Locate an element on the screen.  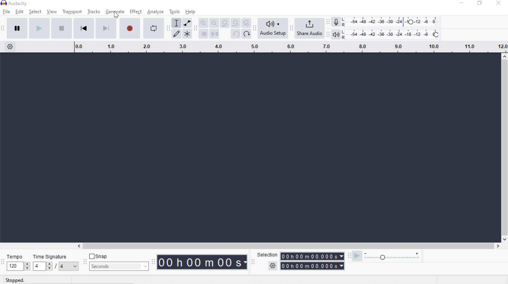
skip to start is located at coordinates (84, 28).